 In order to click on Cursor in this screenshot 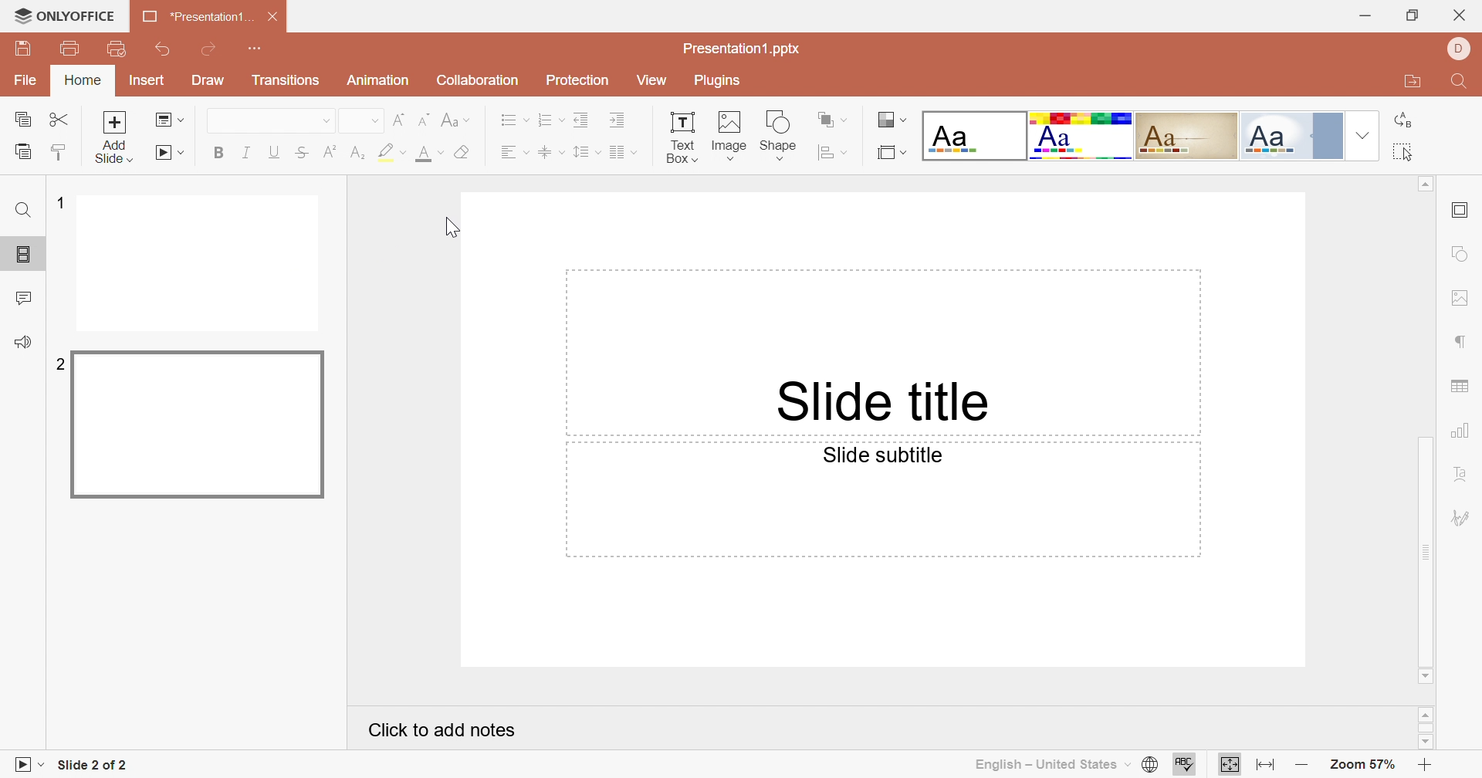, I will do `click(453, 230)`.